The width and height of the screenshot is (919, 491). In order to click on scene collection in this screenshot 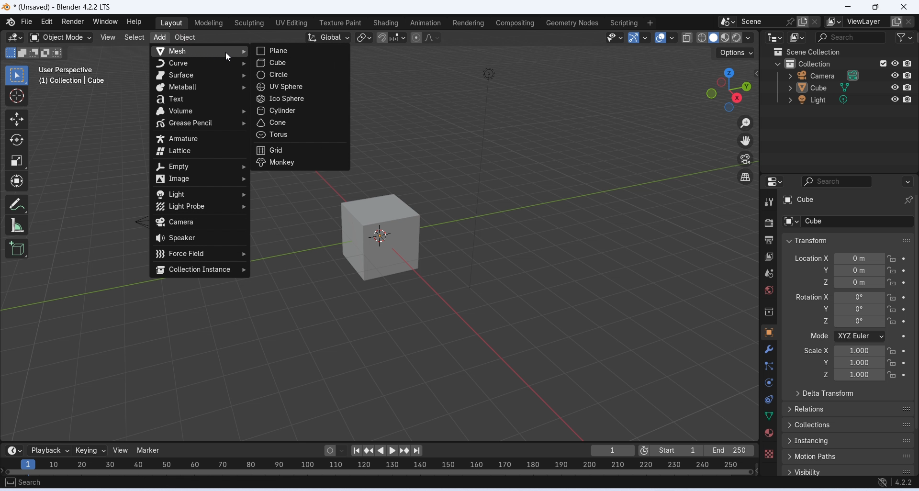, I will do `click(829, 52)`.